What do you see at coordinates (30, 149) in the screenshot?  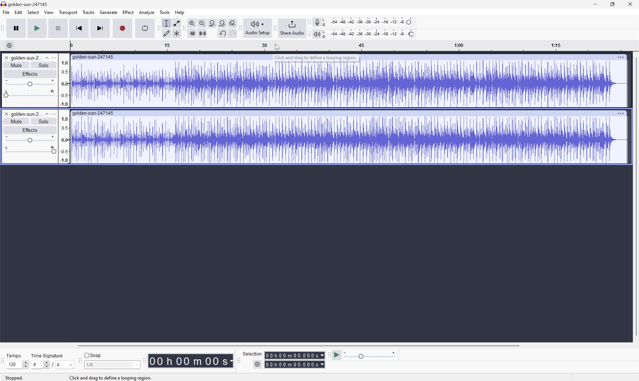 I see `Slider` at bounding box center [30, 149].